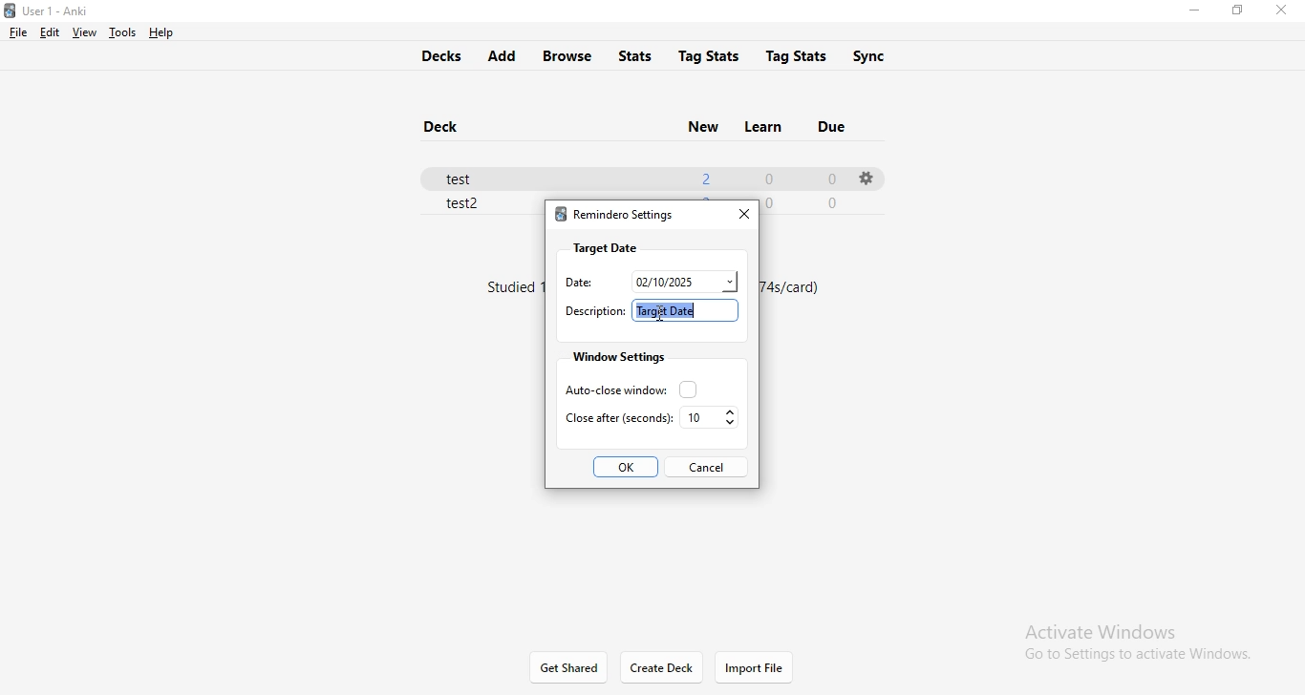  Describe the element at coordinates (799, 53) in the screenshot. I see `tags stats` at that location.